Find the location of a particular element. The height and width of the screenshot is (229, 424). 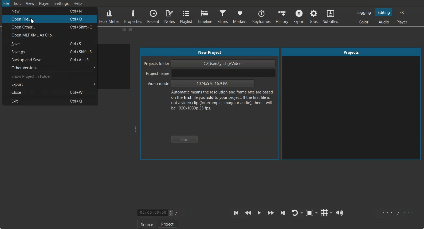

Show Project in Folder is located at coordinates (50, 76).